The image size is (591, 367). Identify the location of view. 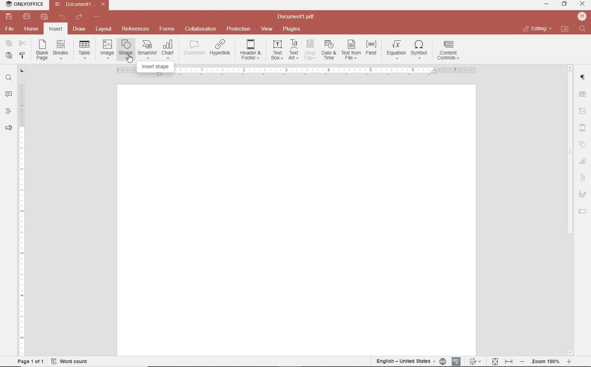
(267, 29).